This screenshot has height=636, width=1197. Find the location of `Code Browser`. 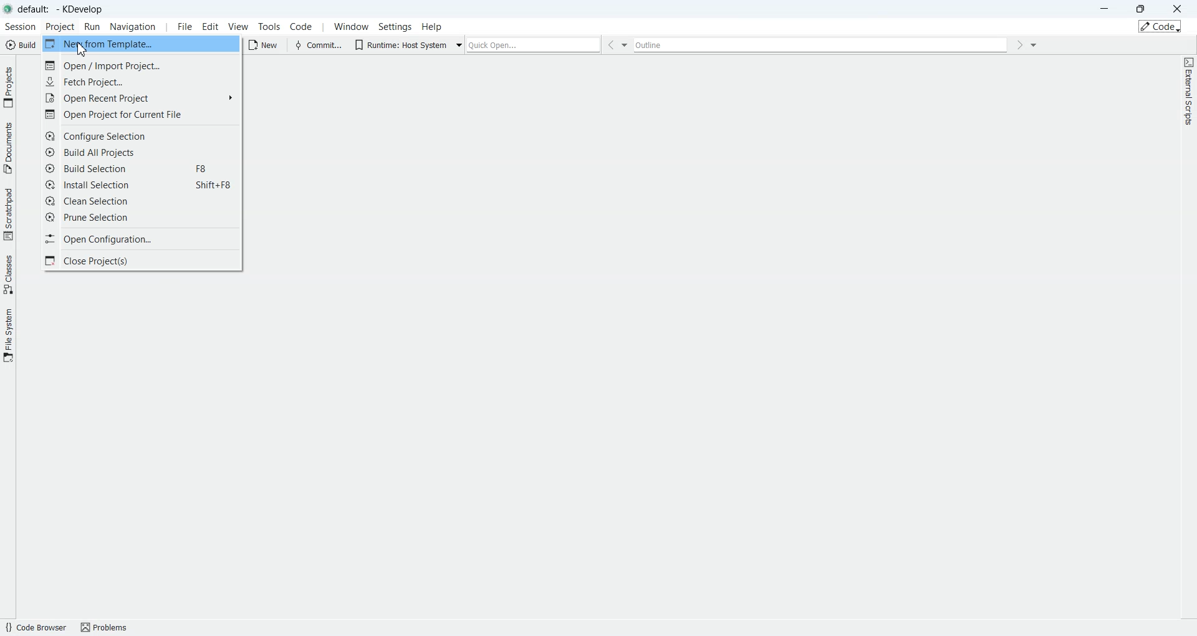

Code Browser is located at coordinates (35, 627).